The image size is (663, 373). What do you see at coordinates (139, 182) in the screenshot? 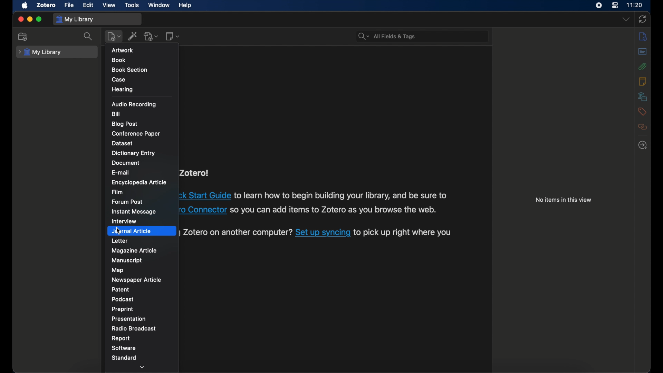
I see `encyclopedia article` at bounding box center [139, 182].